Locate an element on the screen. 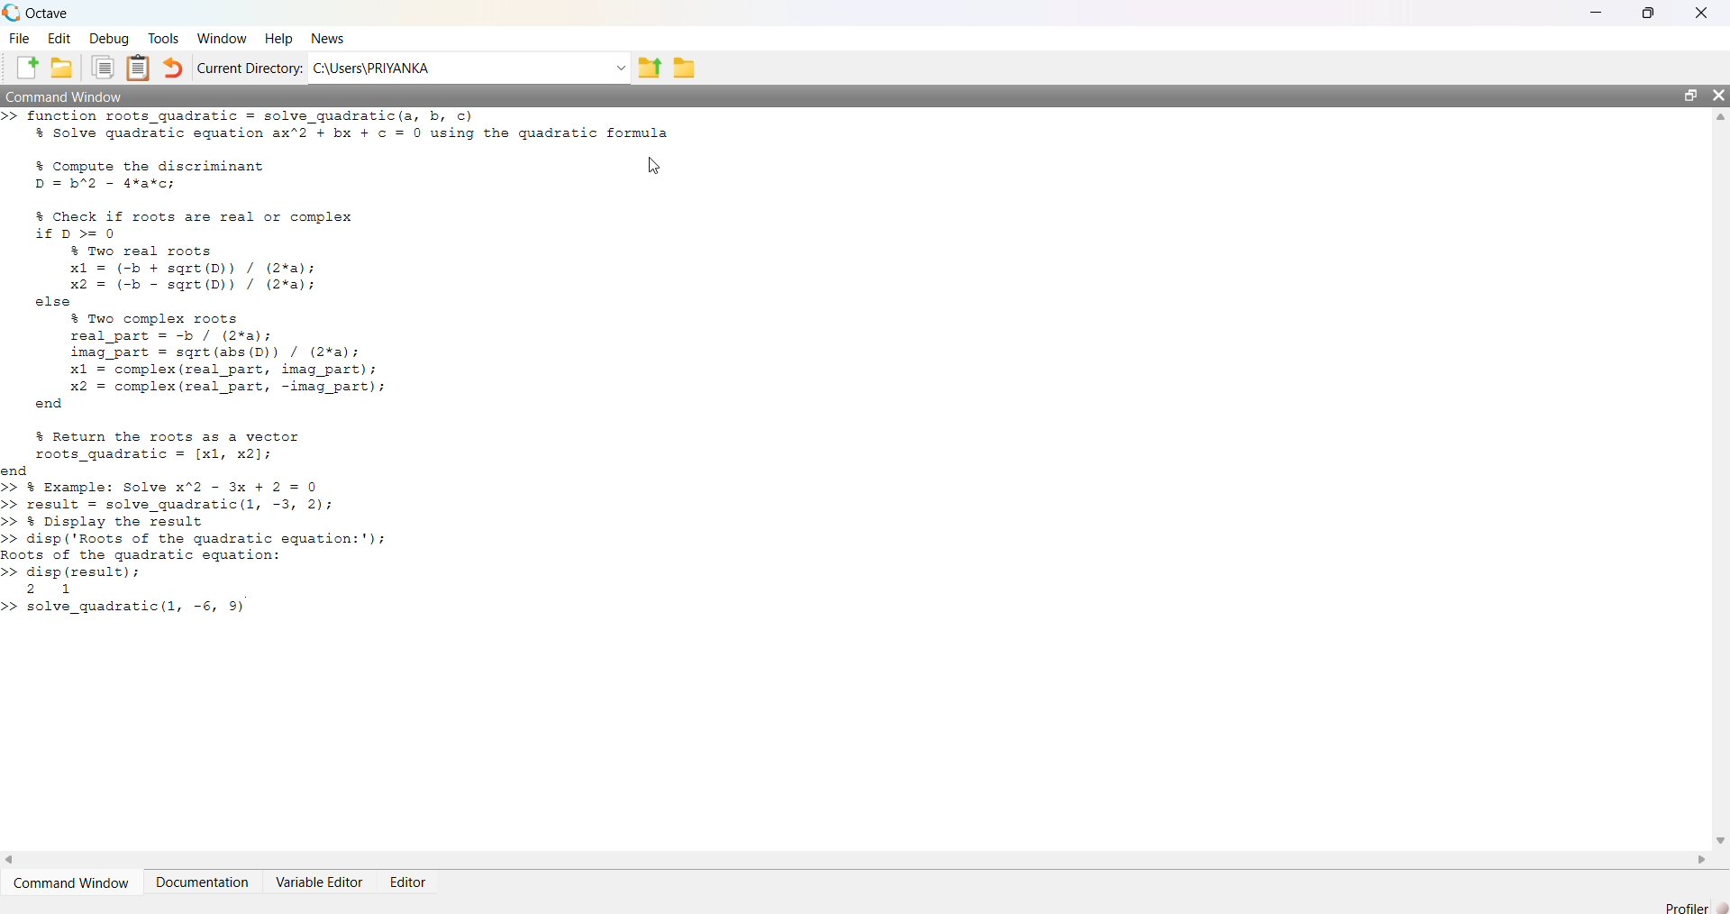 The image size is (1730, 914). Left is located at coordinates (11, 862).